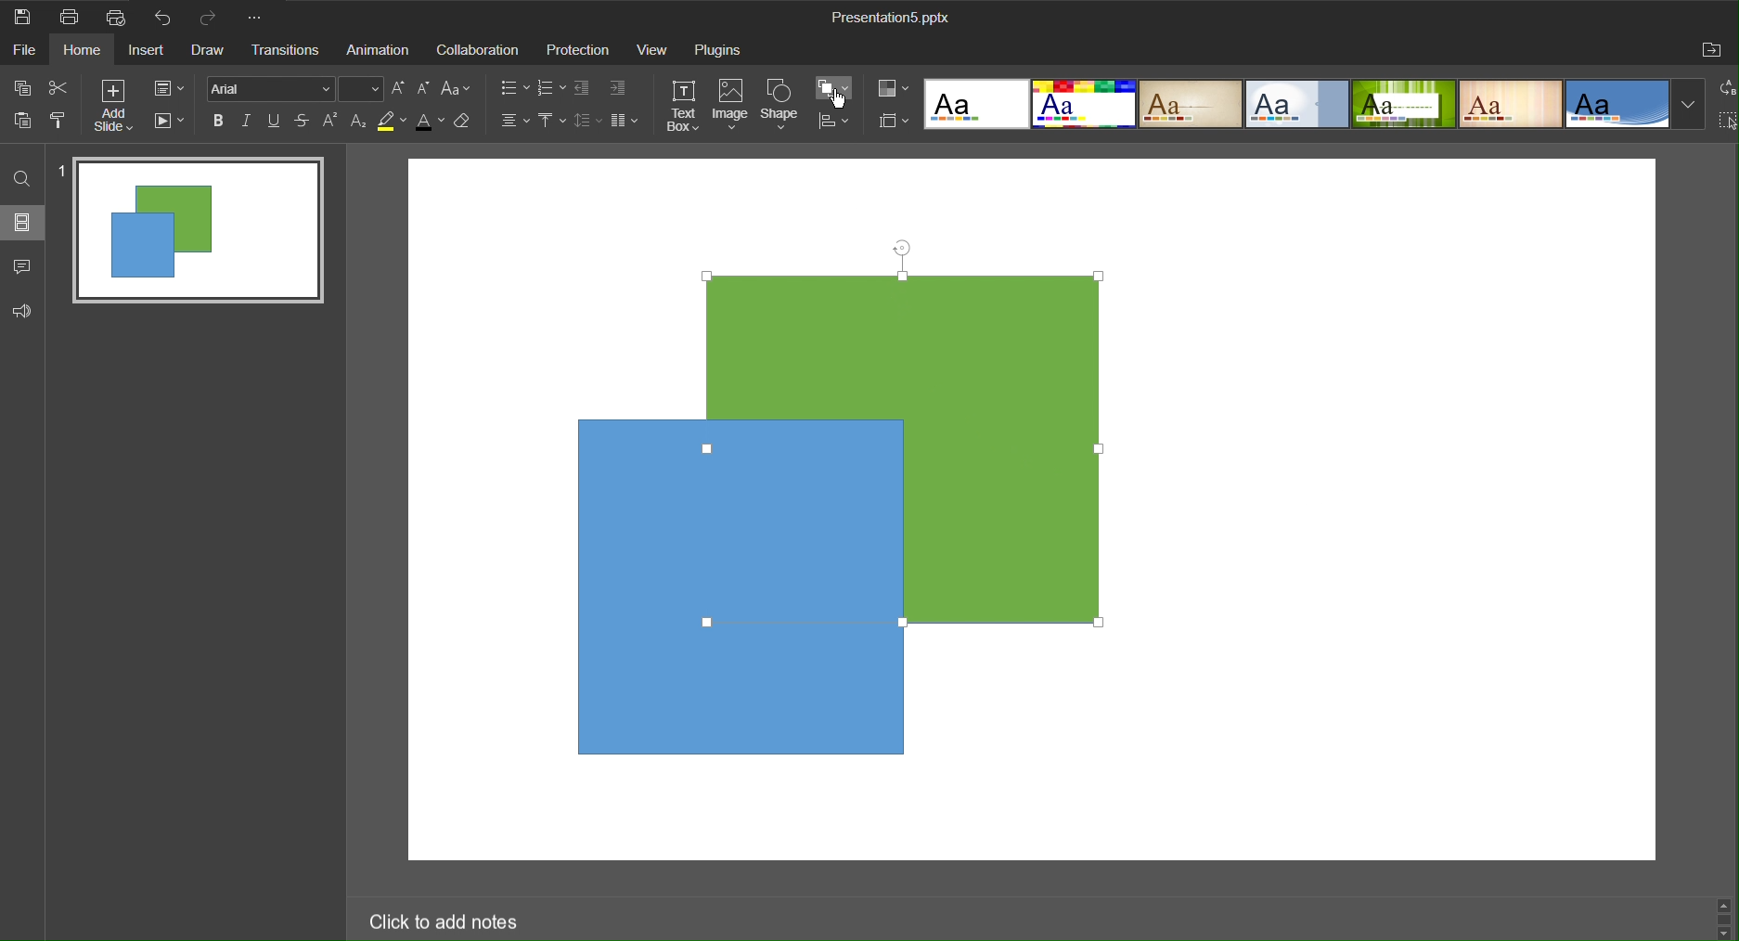 This screenshot has height=941, width=1739. Describe the element at coordinates (168, 19) in the screenshot. I see `Undo` at that location.